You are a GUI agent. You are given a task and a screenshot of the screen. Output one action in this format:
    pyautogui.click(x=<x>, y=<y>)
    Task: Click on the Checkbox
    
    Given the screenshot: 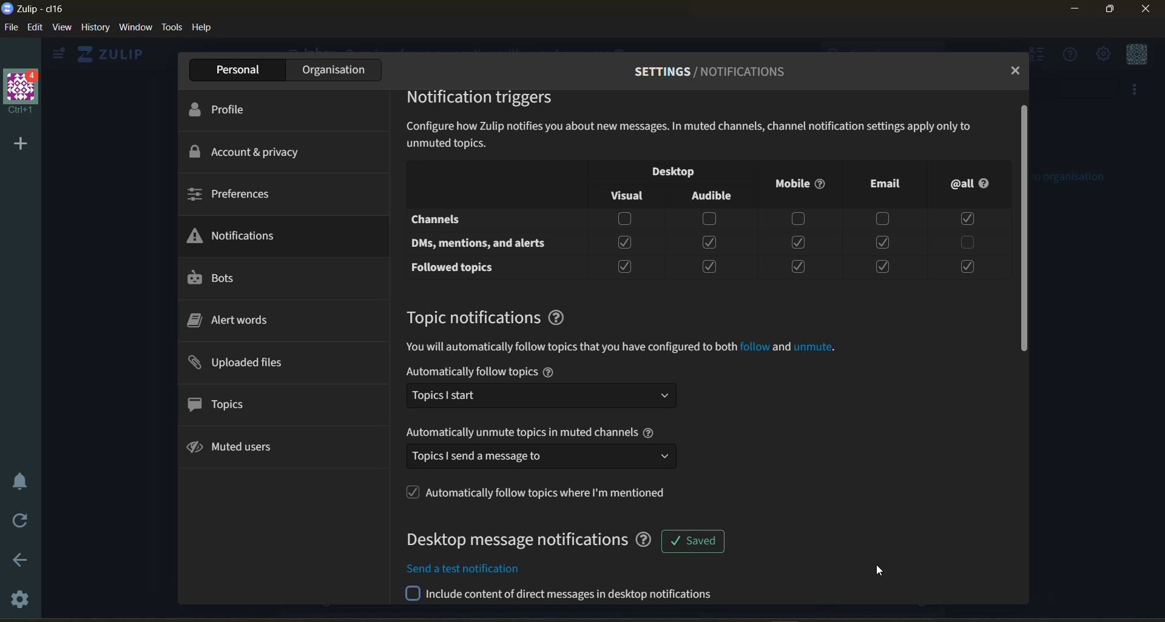 What is the action you would take?
    pyautogui.click(x=710, y=219)
    